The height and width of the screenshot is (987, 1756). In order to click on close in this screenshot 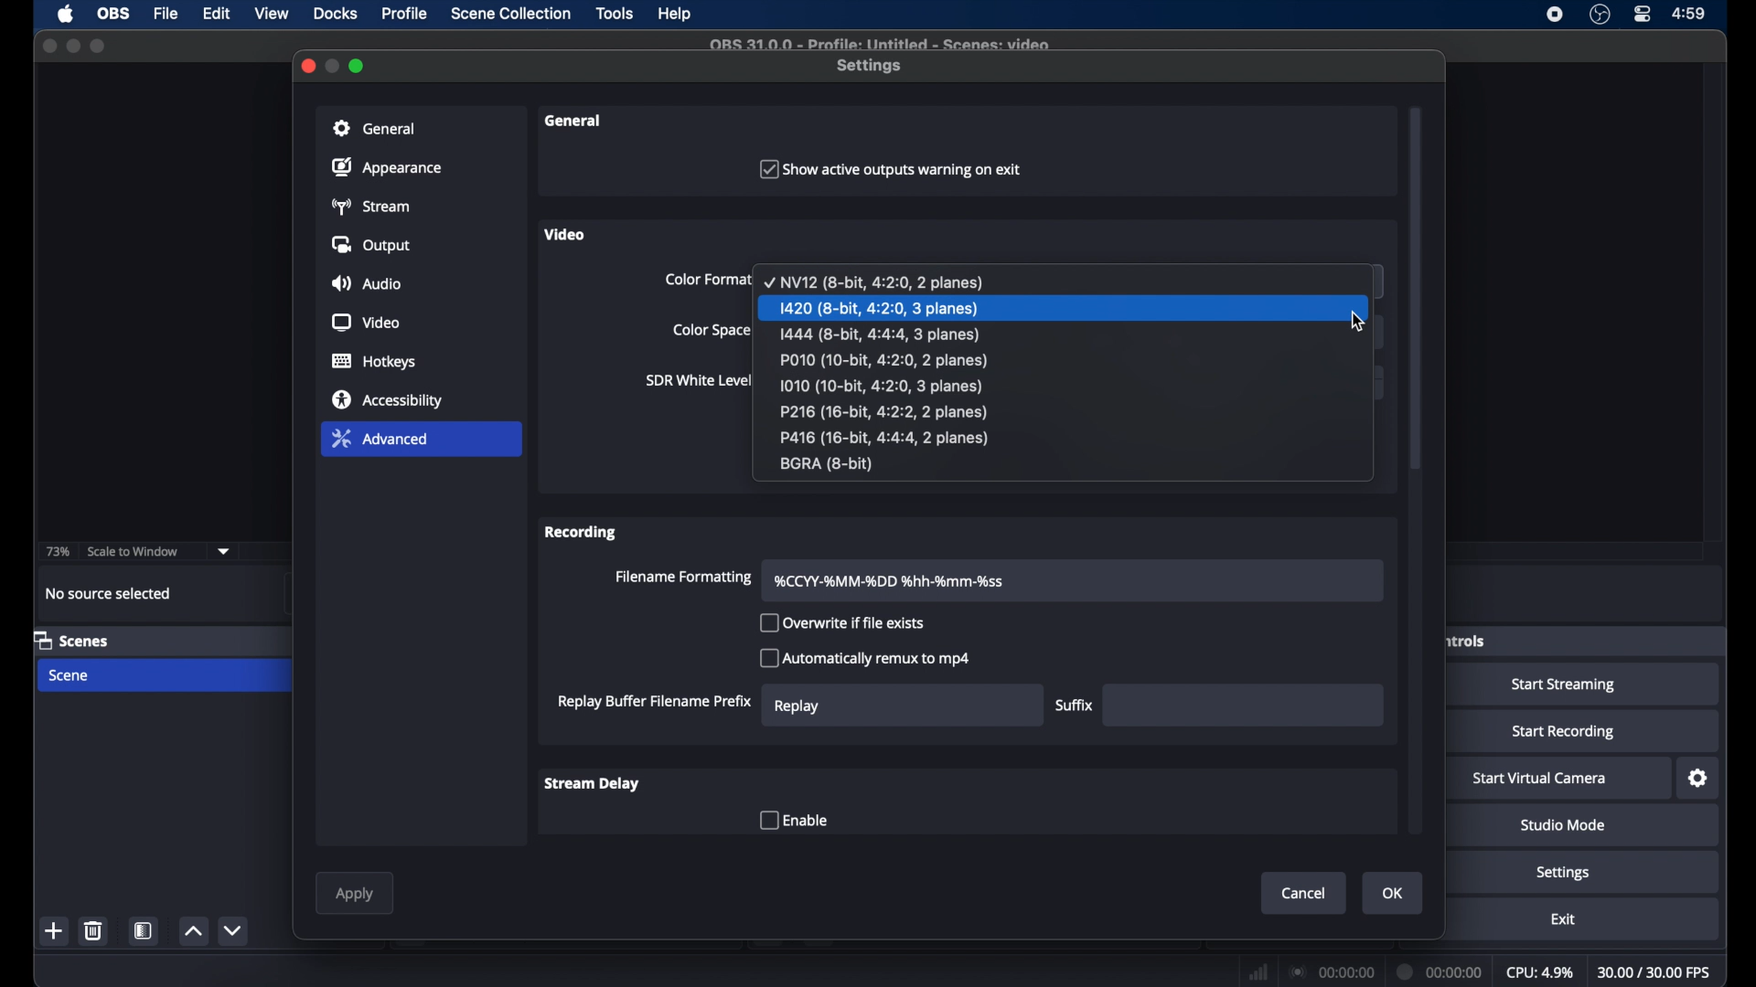, I will do `click(308, 66)`.